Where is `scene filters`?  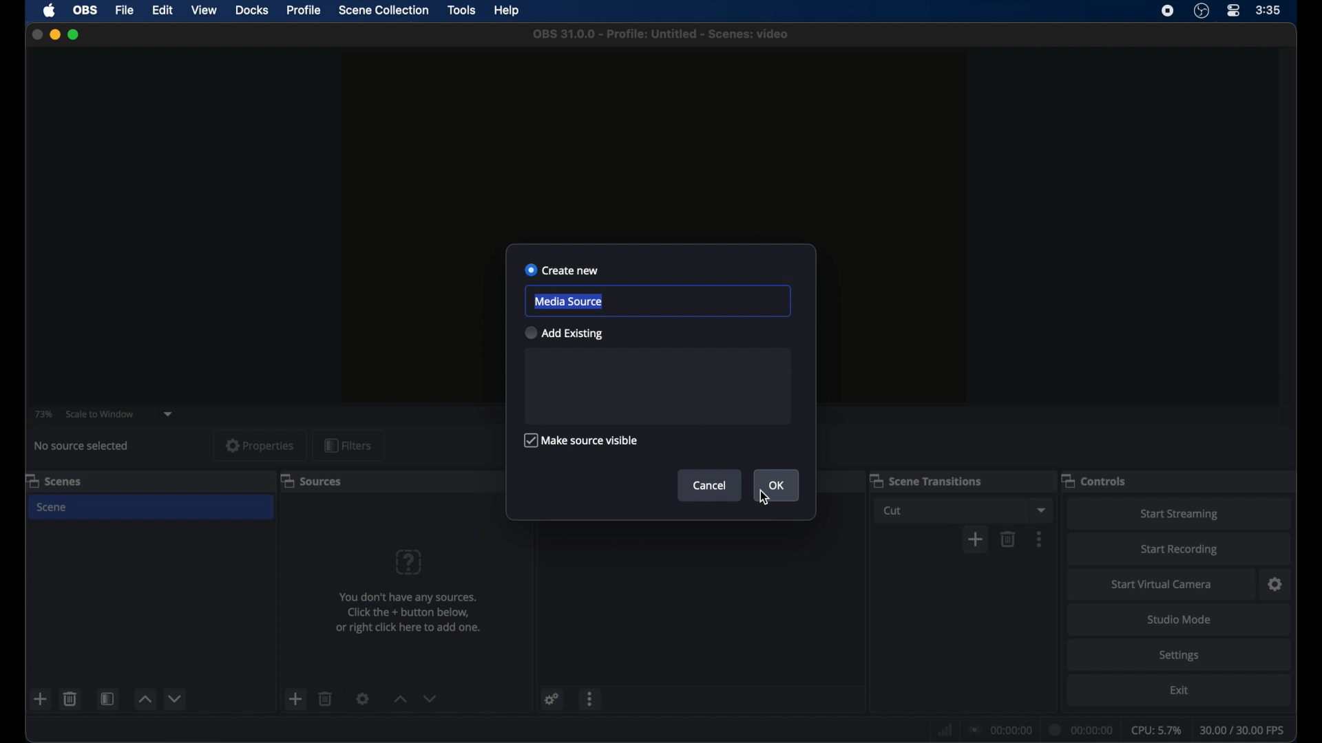 scene filters is located at coordinates (107, 698).